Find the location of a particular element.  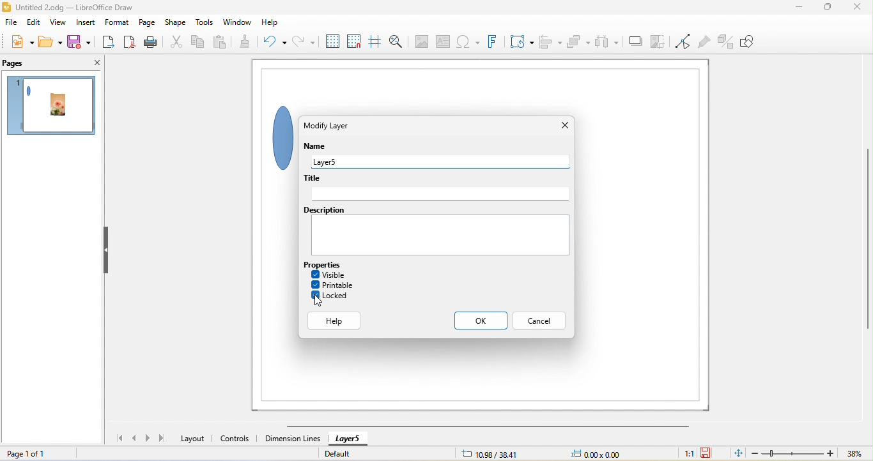

zoom in is located at coordinates (831, 453).